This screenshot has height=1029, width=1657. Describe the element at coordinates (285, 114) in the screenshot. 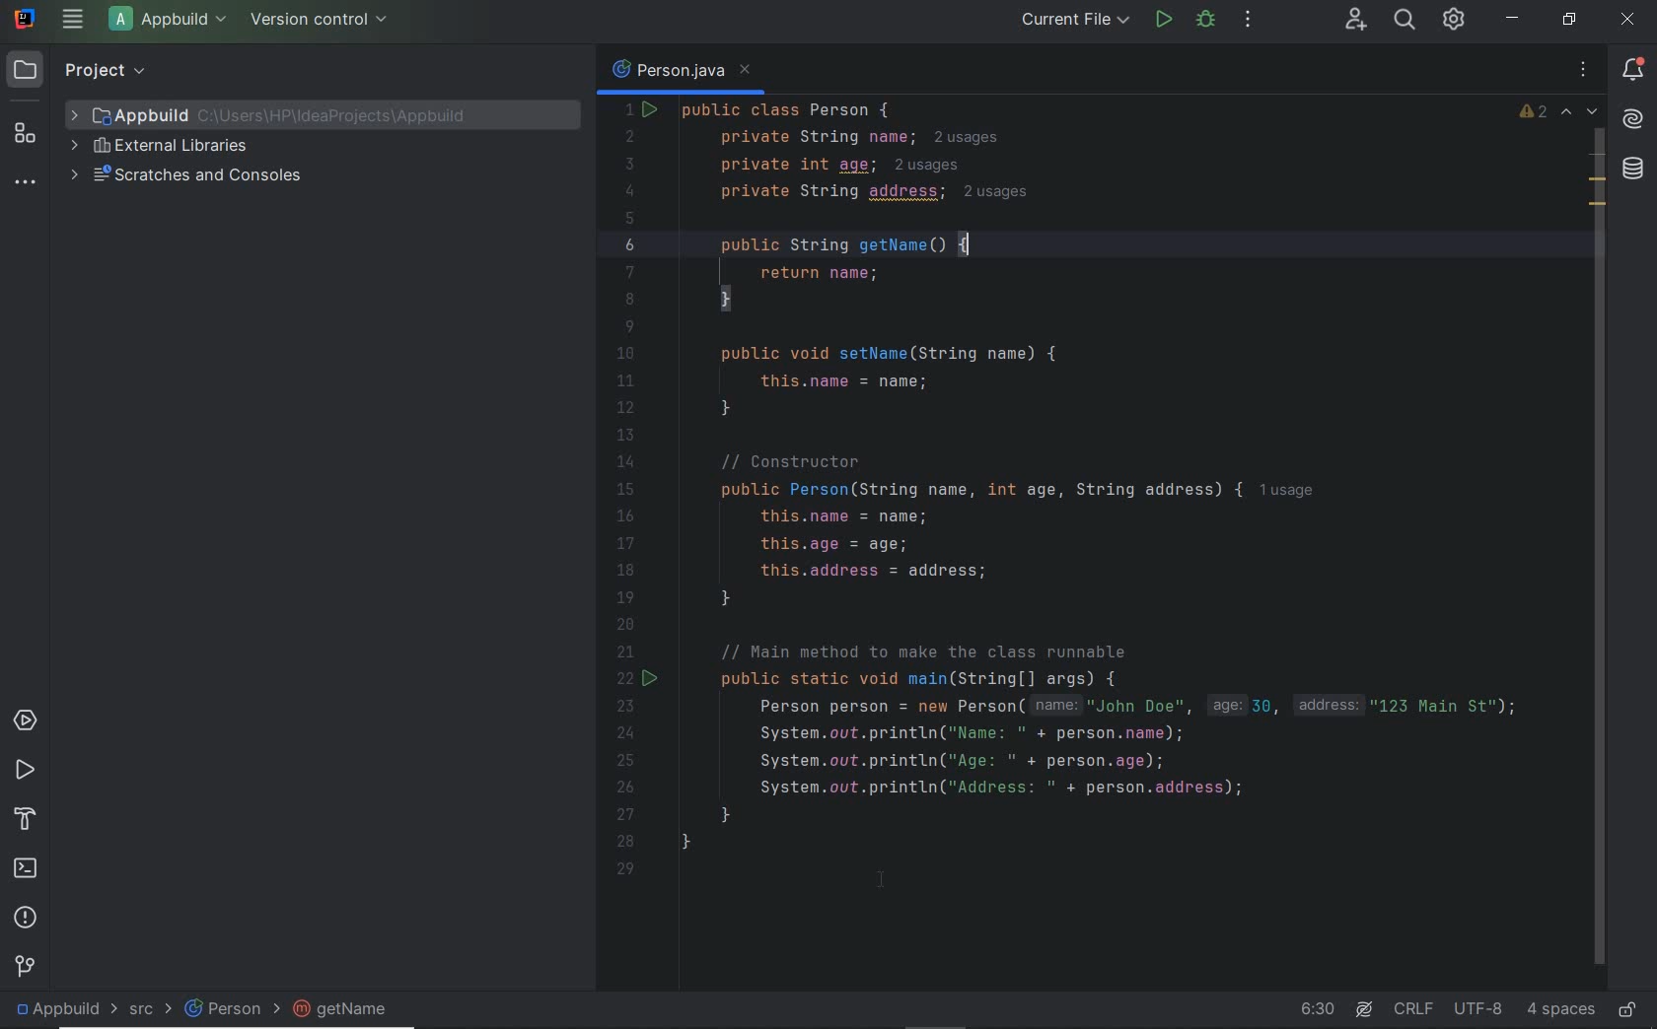

I see `project file name` at that location.